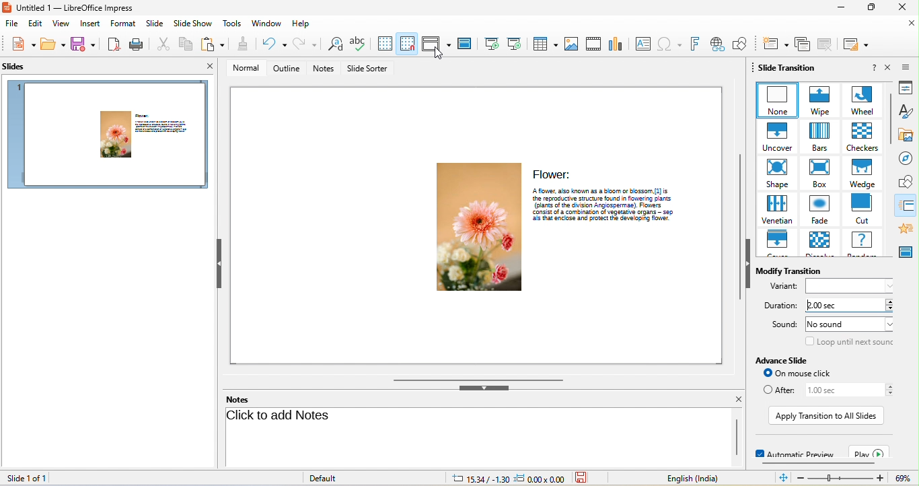 Image resolution: width=919 pixels, height=486 pixels. Describe the element at coordinates (583, 479) in the screenshot. I see `the document has not been modified since the last save` at that location.